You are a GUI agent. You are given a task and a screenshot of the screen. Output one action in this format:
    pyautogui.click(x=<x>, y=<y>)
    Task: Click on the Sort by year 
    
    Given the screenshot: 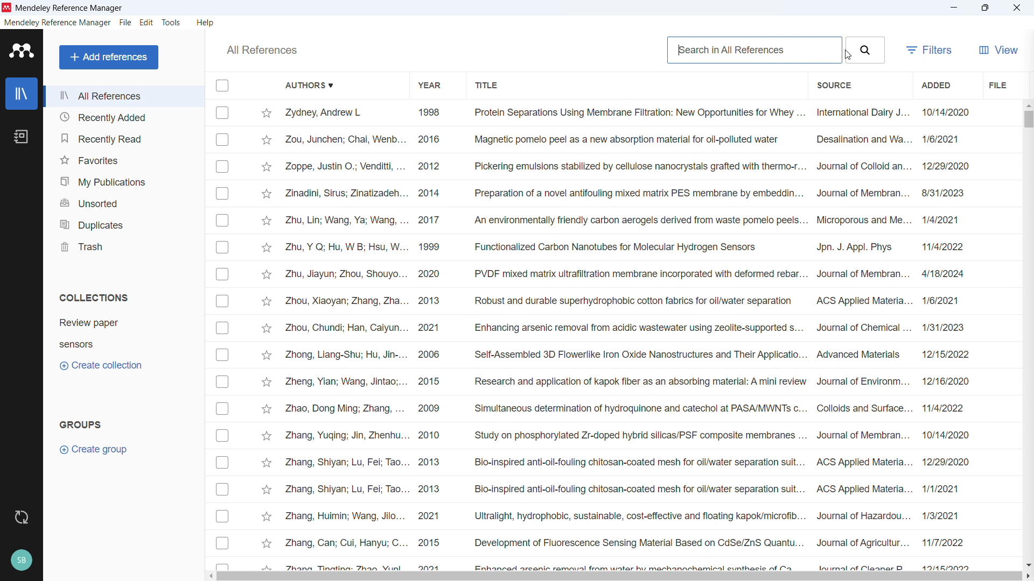 What is the action you would take?
    pyautogui.click(x=429, y=86)
    